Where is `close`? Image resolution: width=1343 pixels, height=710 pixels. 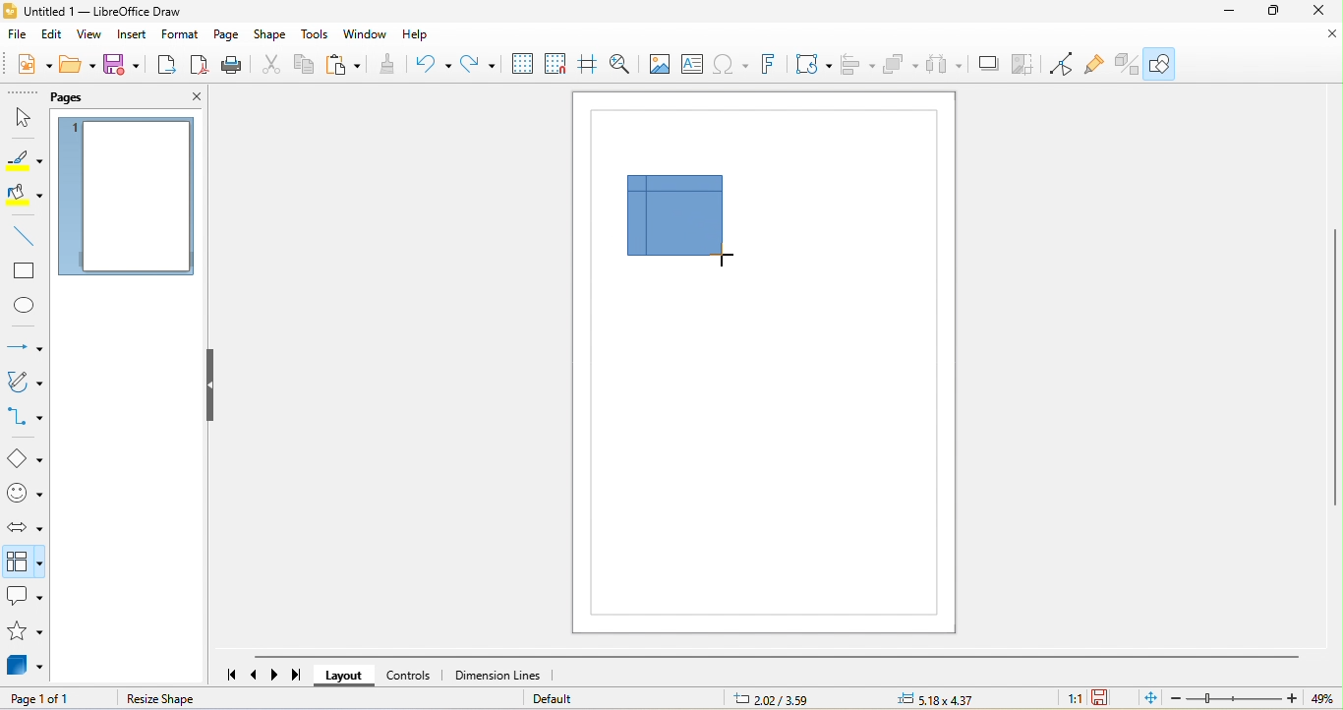
close is located at coordinates (1320, 15).